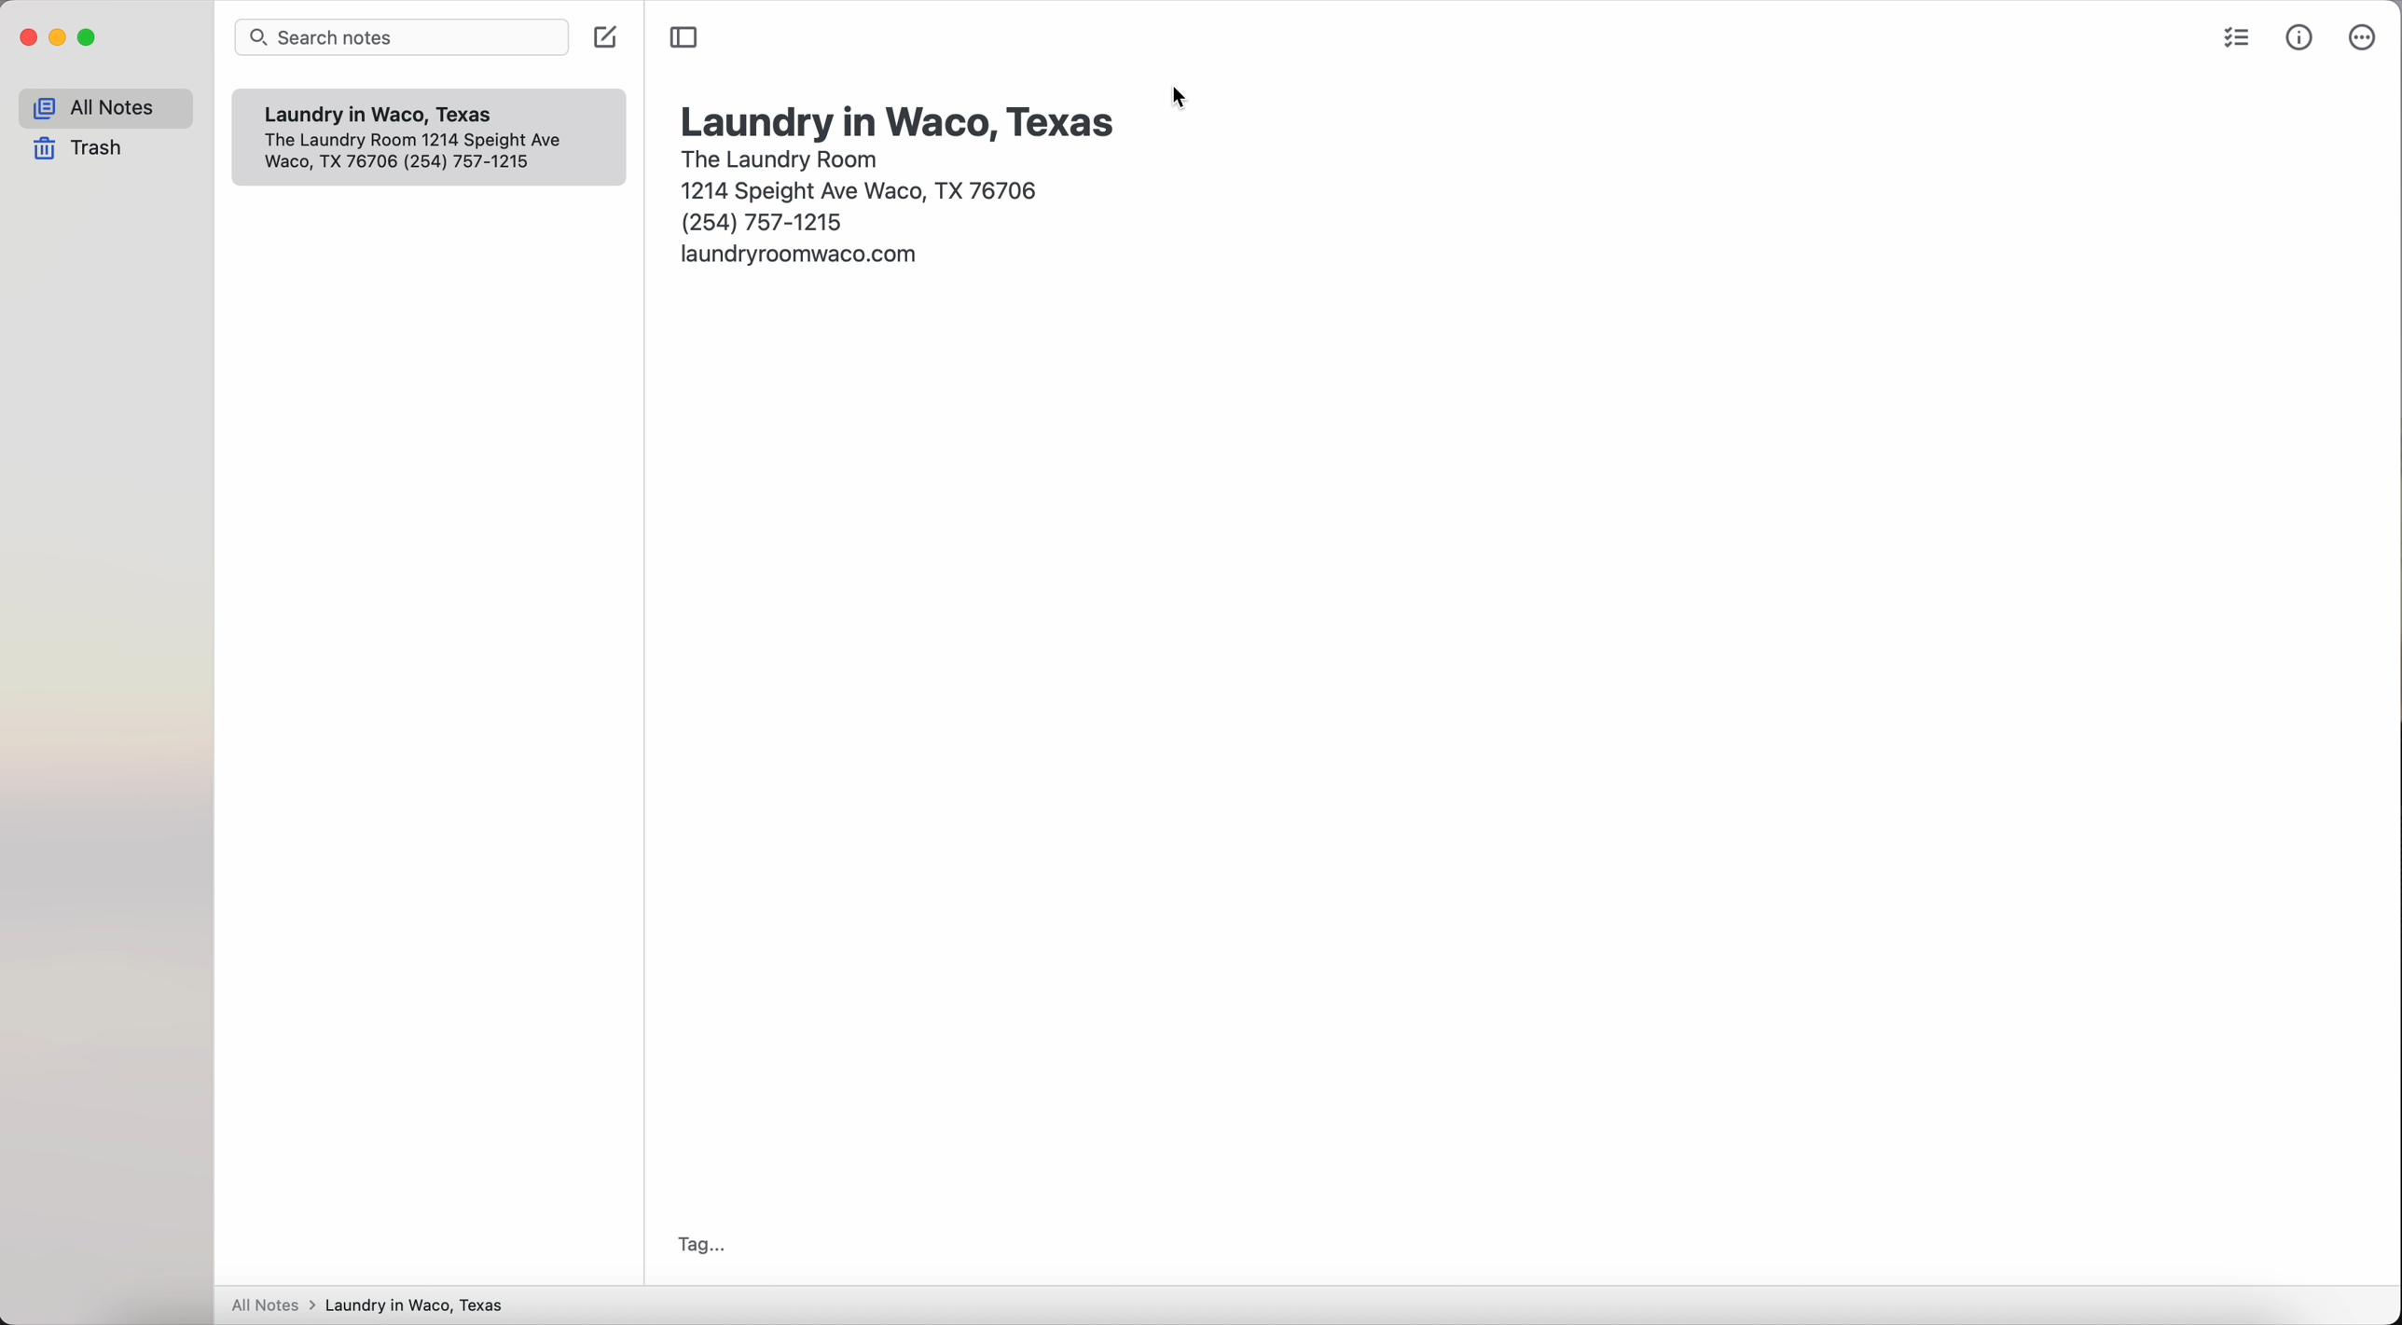 Image resolution: width=2402 pixels, height=1325 pixels. I want to click on search bar, so click(406, 39).